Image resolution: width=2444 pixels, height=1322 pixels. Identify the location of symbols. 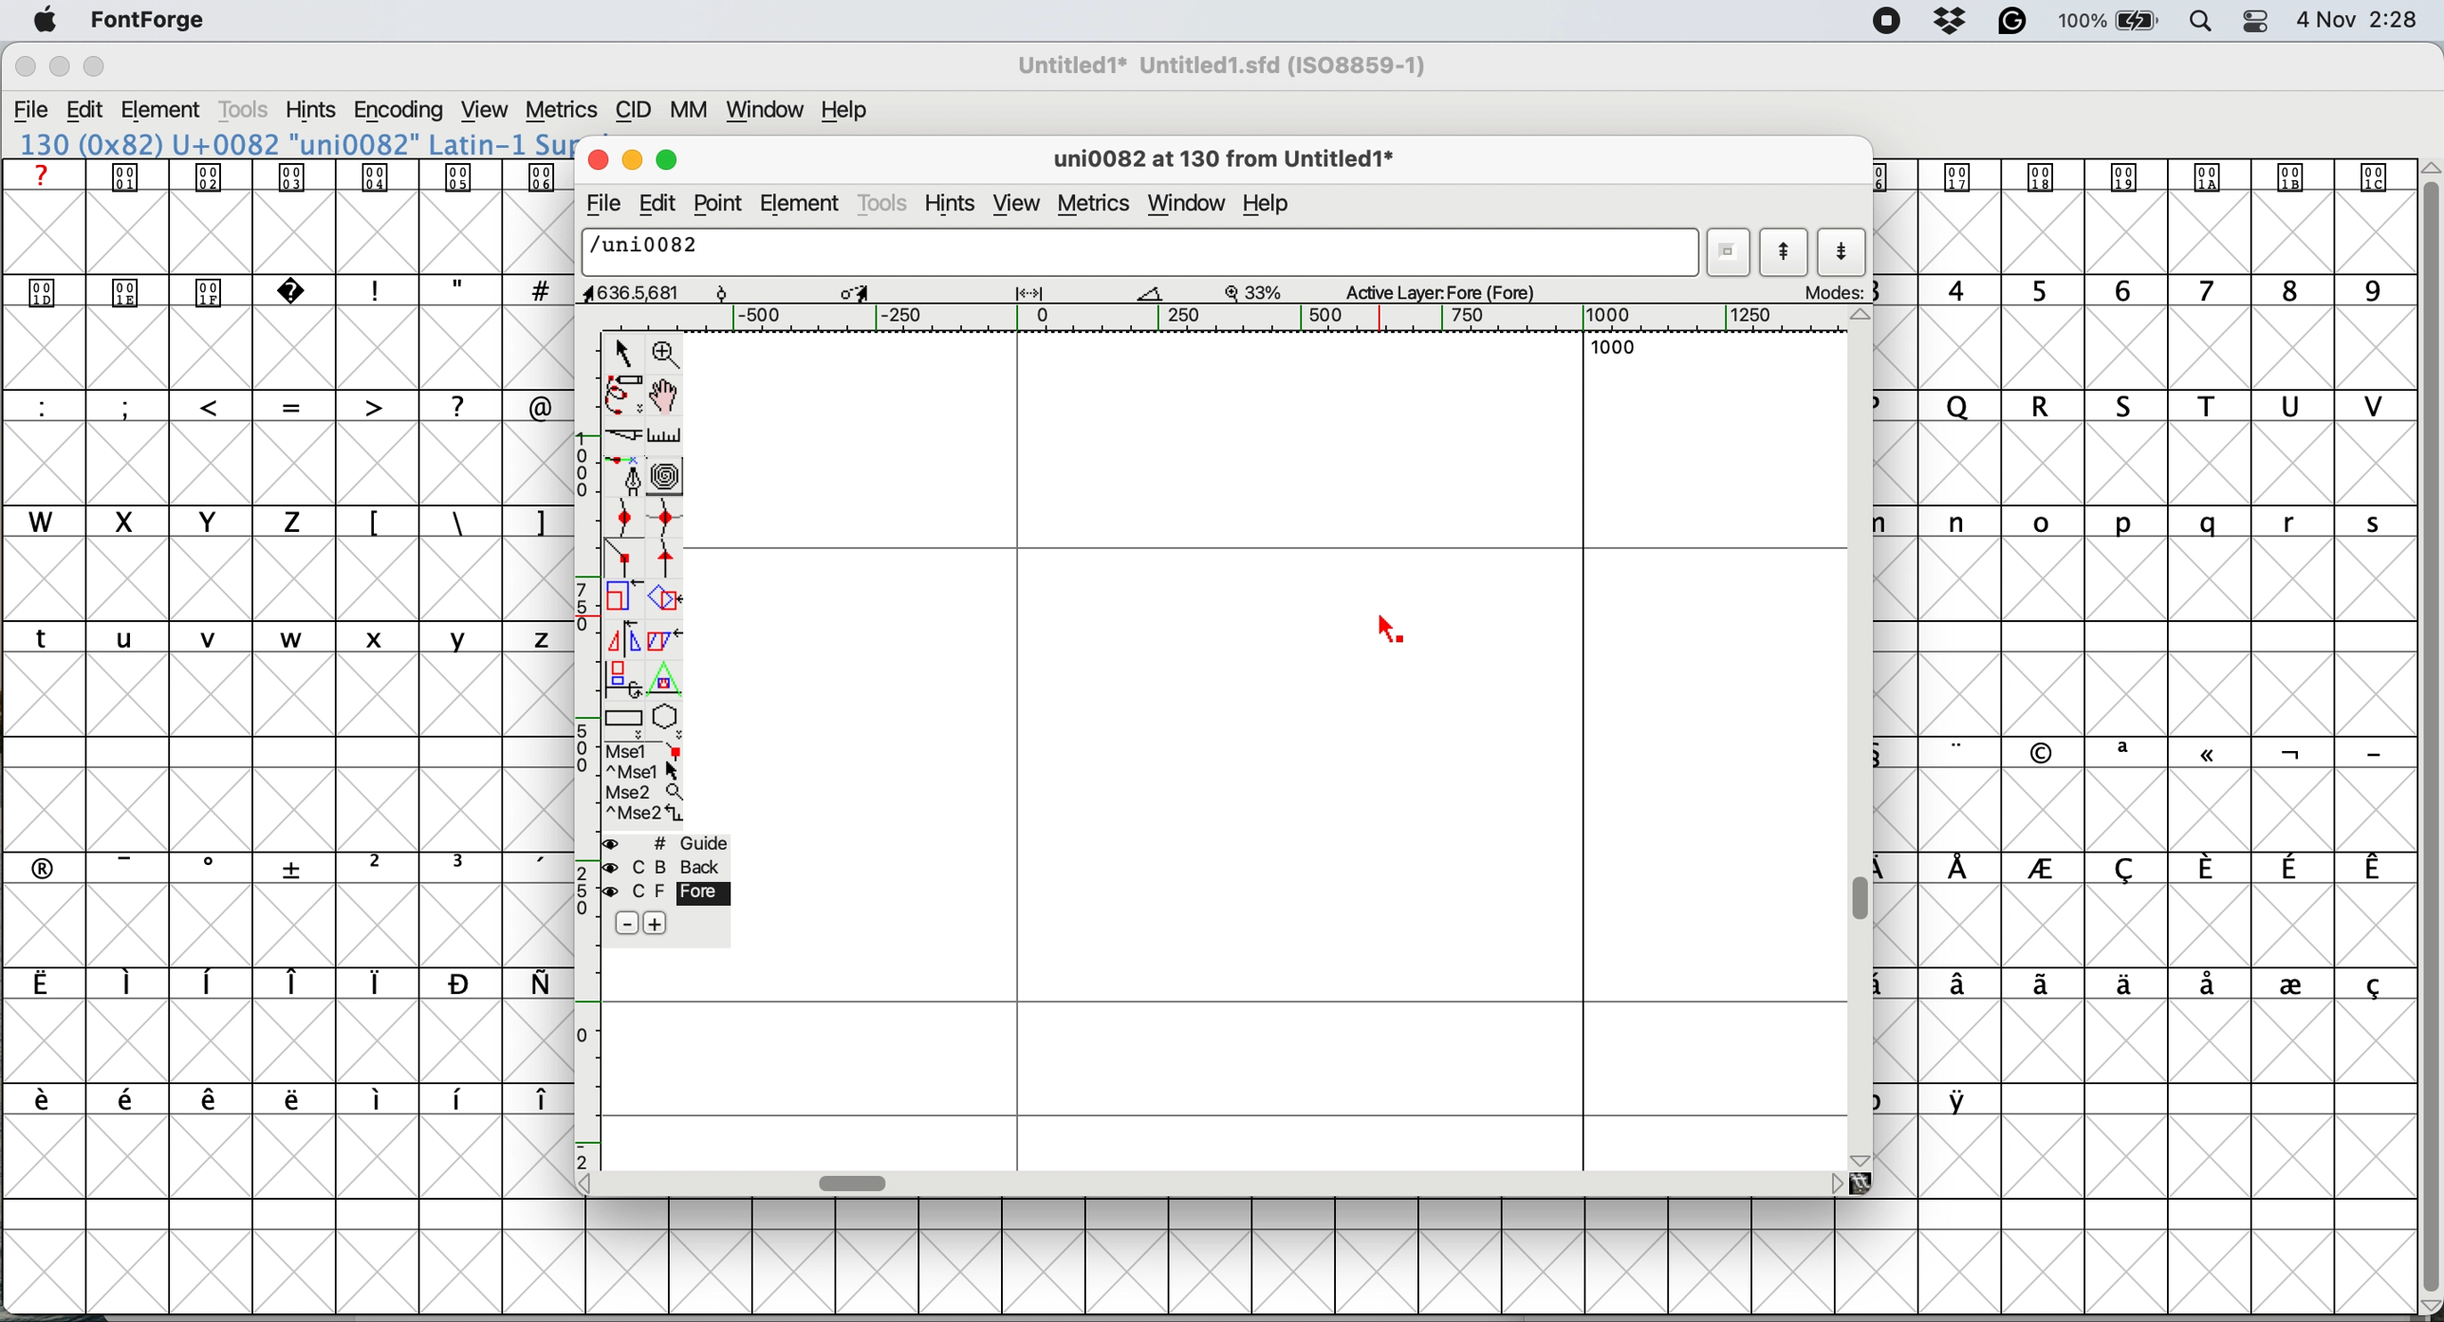
(280, 983).